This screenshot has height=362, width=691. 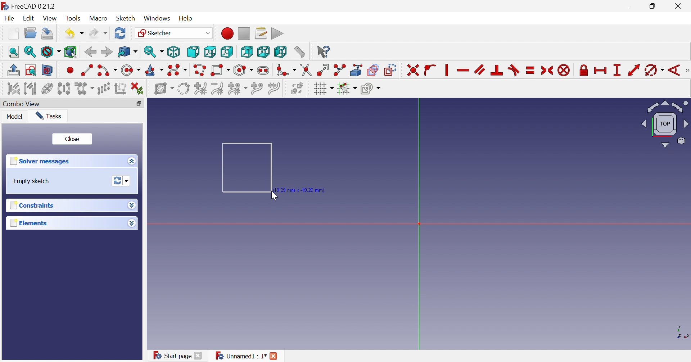 What do you see at coordinates (198, 356) in the screenshot?
I see `Close` at bounding box center [198, 356].